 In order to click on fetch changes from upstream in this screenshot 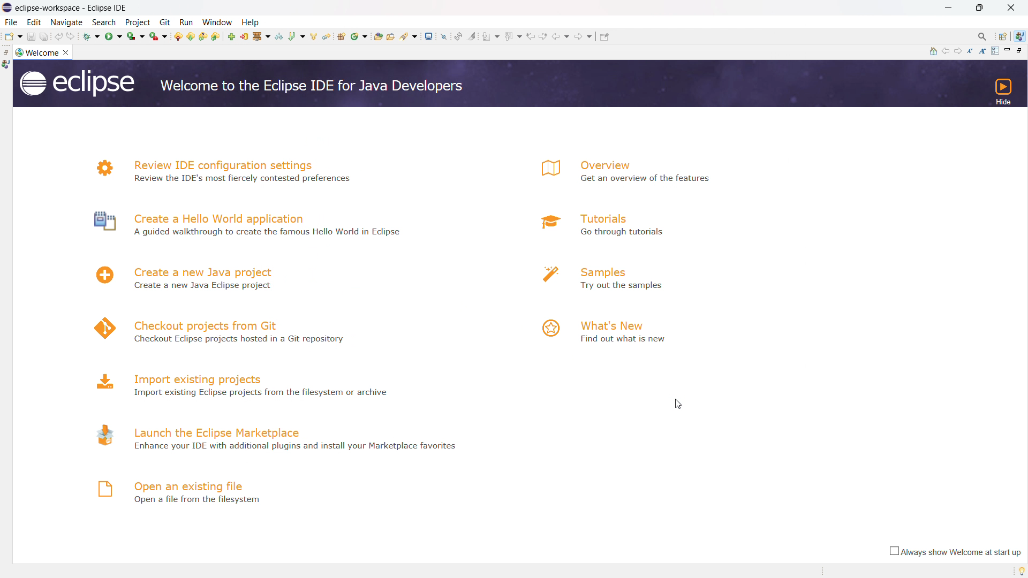, I will do `click(191, 36)`.